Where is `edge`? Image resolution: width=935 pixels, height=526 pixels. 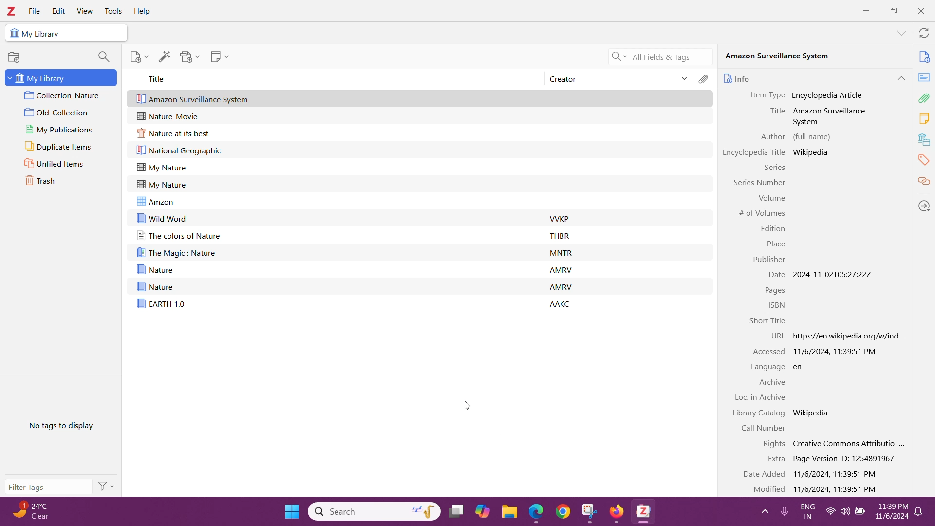
edge is located at coordinates (536, 513).